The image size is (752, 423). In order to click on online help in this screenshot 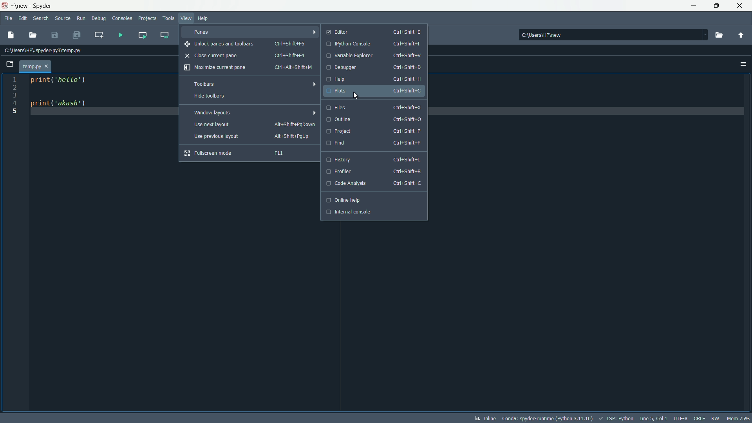, I will do `click(372, 200)`.